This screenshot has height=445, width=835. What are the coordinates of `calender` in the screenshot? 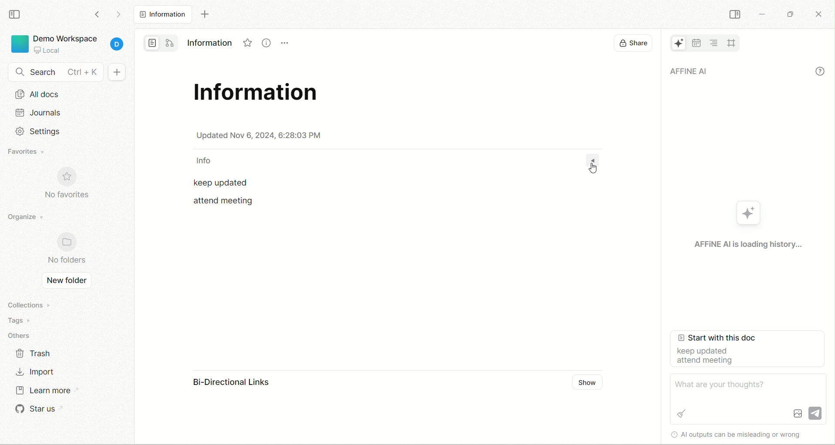 It's located at (696, 43).